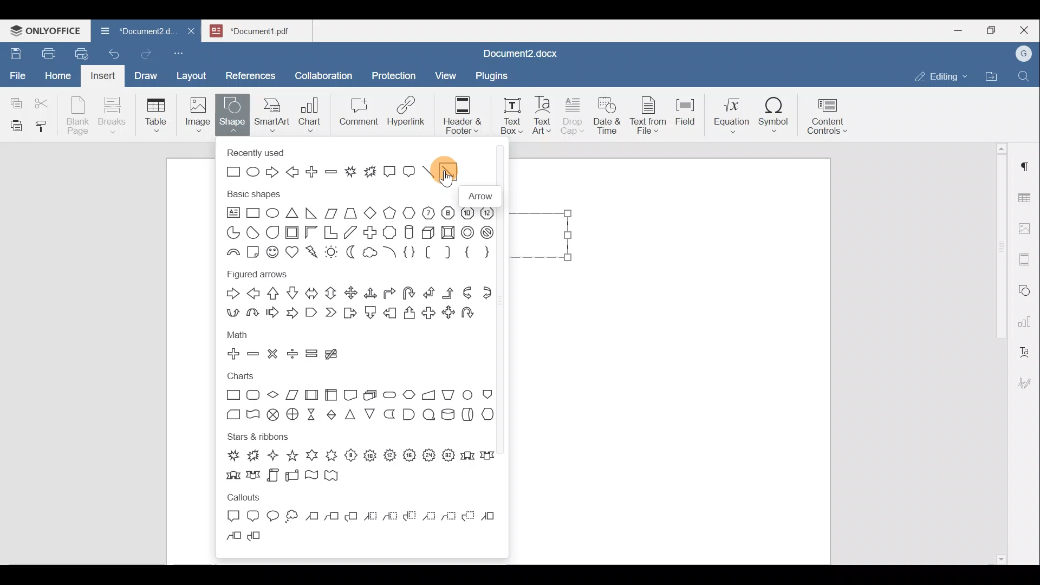  What do you see at coordinates (146, 54) in the screenshot?
I see `Redo` at bounding box center [146, 54].